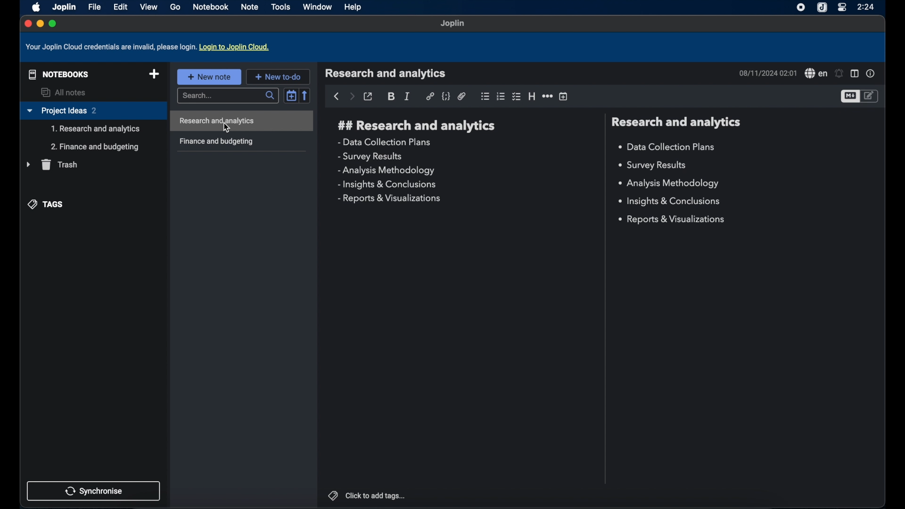  What do you see at coordinates (64, 7) in the screenshot?
I see `Joplin` at bounding box center [64, 7].